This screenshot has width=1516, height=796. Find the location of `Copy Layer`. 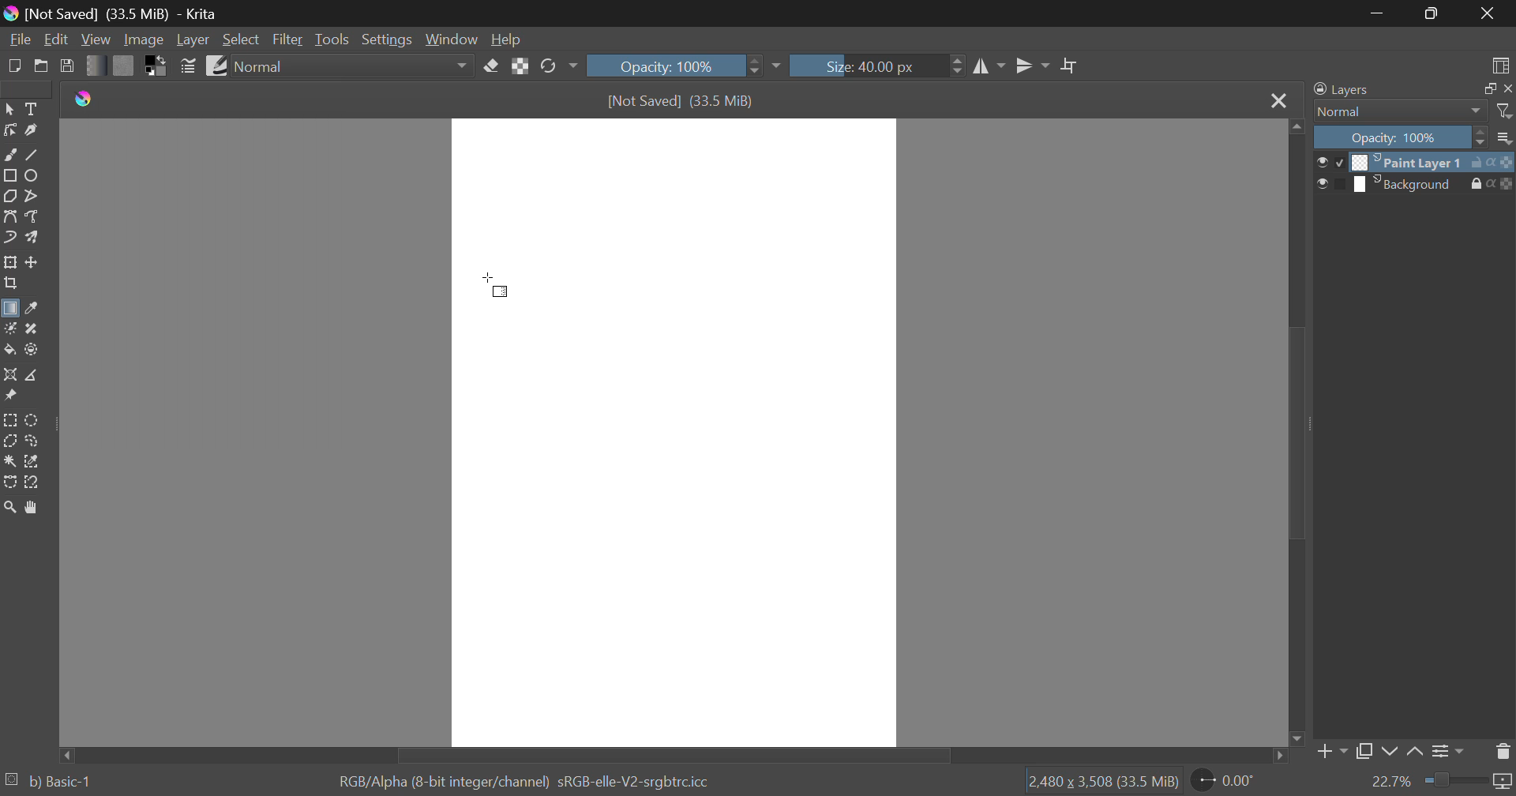

Copy Layer is located at coordinates (1364, 754).